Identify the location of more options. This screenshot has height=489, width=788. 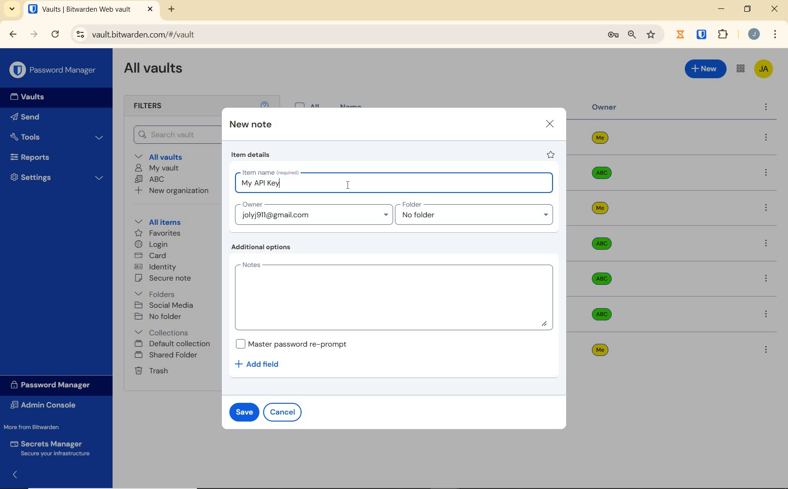
(765, 244).